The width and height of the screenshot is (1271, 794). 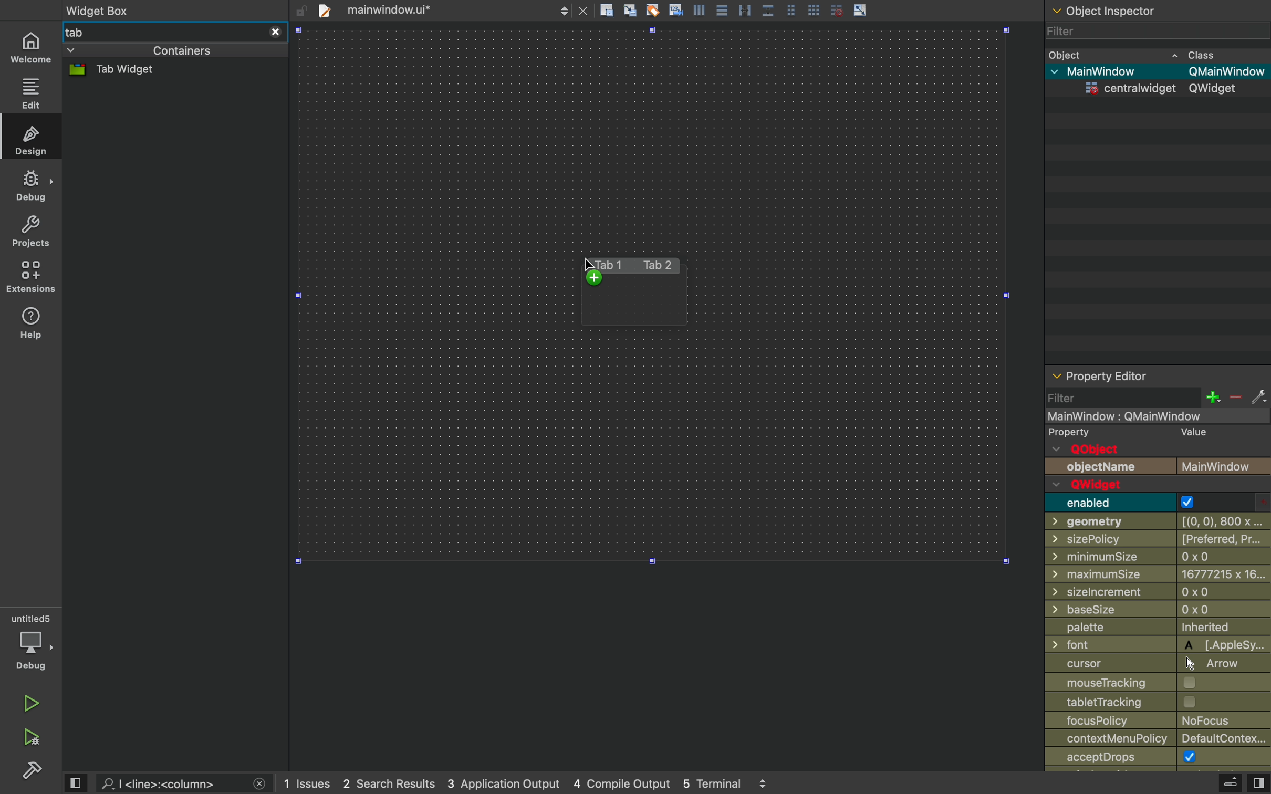 I want to click on contextmenupolicy, so click(x=1161, y=740).